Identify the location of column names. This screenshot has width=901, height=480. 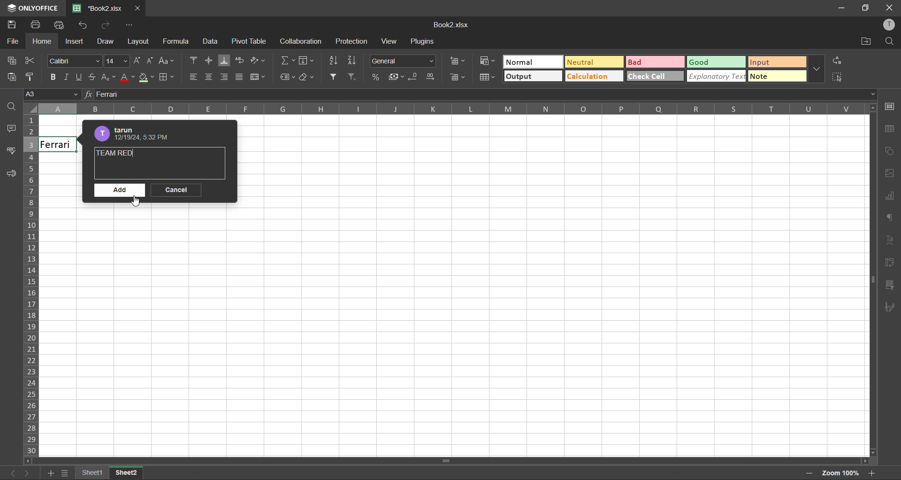
(447, 109).